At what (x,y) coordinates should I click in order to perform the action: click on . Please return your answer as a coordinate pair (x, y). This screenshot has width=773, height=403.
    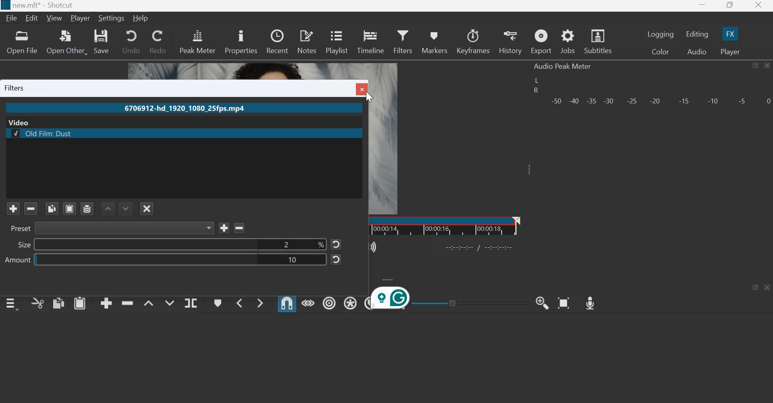
    Looking at the image, I should click on (480, 247).